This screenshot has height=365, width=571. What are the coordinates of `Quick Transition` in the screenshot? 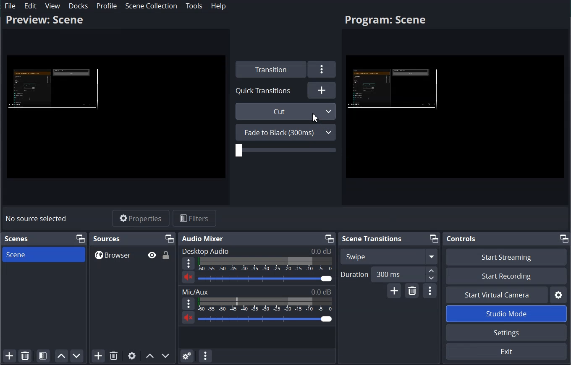 It's located at (266, 90).